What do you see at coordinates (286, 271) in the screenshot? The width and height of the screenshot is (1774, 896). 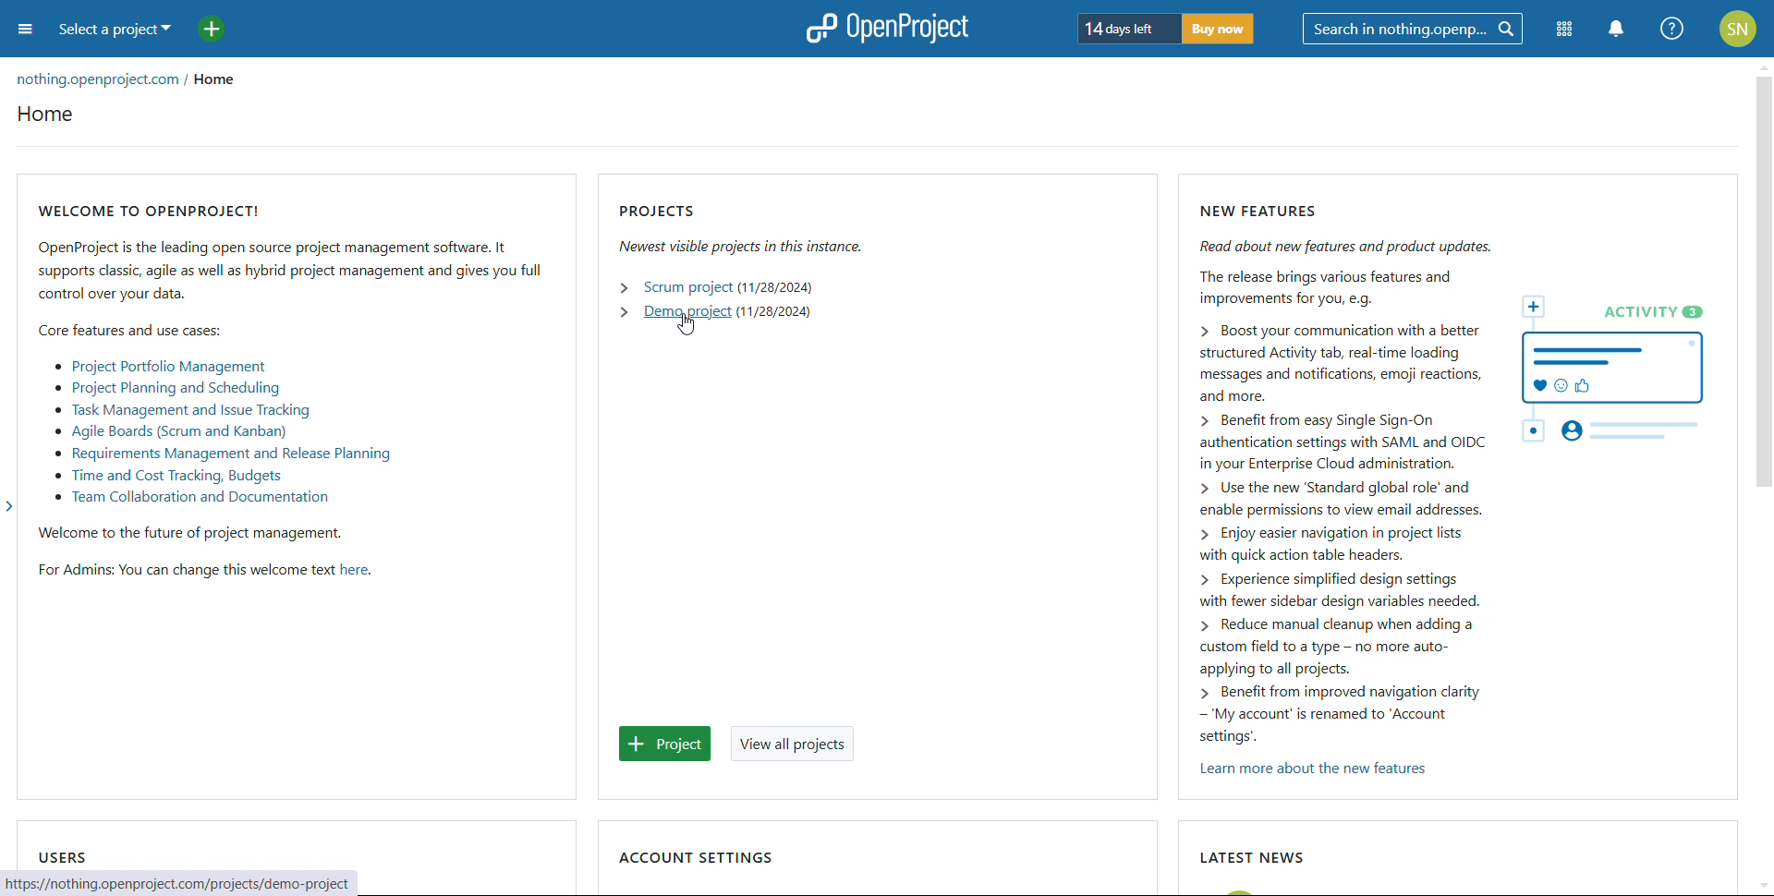 I see `OpenProject is the leading open source project management software. It supports classic, agile as well as hybrid project management and gives you full control over your data.` at bounding box center [286, 271].